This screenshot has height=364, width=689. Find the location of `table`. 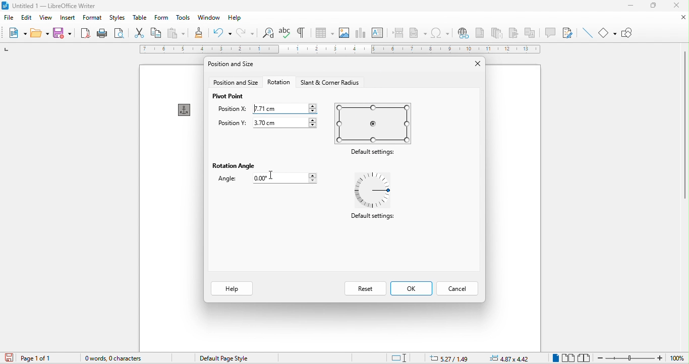

table is located at coordinates (324, 33).